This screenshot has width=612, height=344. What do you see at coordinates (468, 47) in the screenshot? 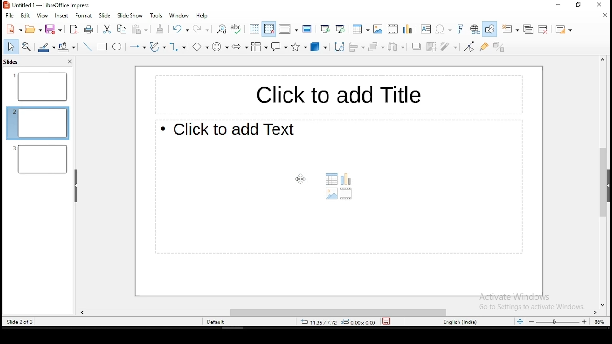
I see `toggle point edit mode` at bounding box center [468, 47].